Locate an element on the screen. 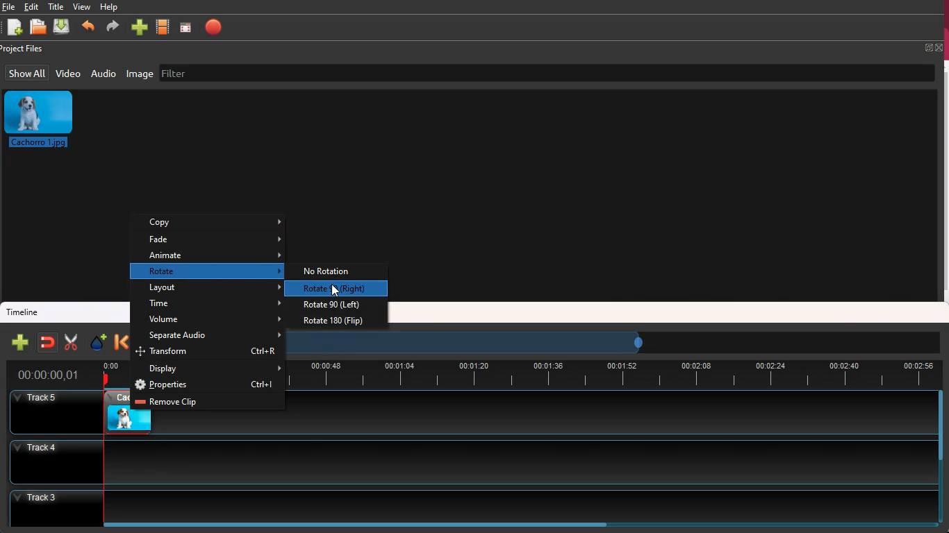 This screenshot has height=533, width=949. new is located at coordinates (21, 343).